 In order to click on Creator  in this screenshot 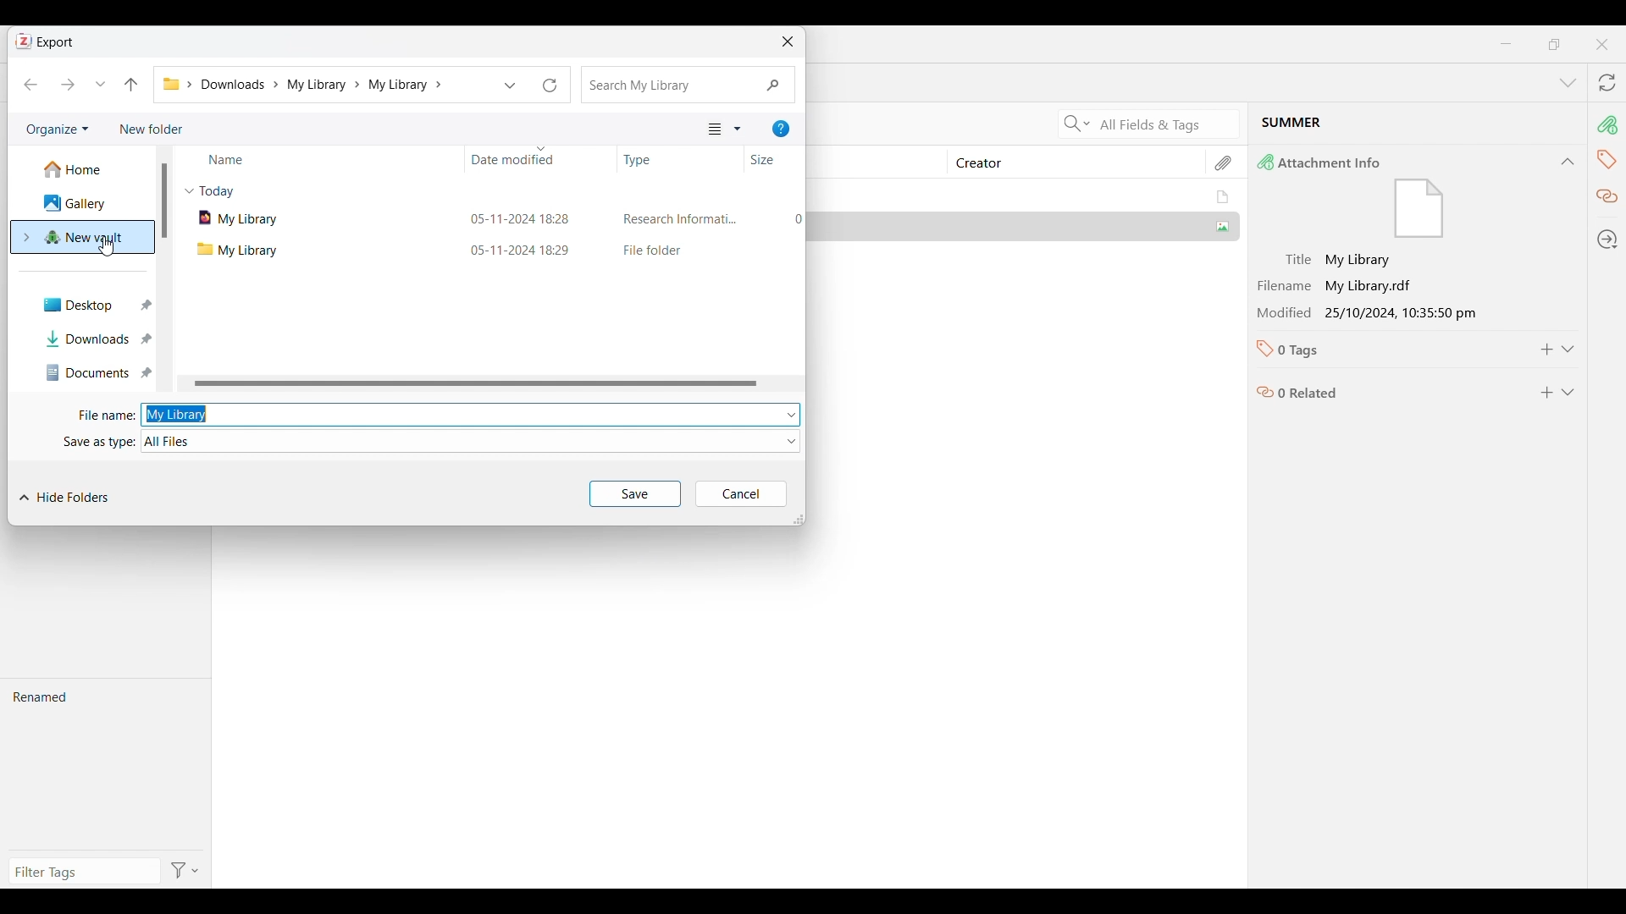, I will do `click(1068, 162)`.